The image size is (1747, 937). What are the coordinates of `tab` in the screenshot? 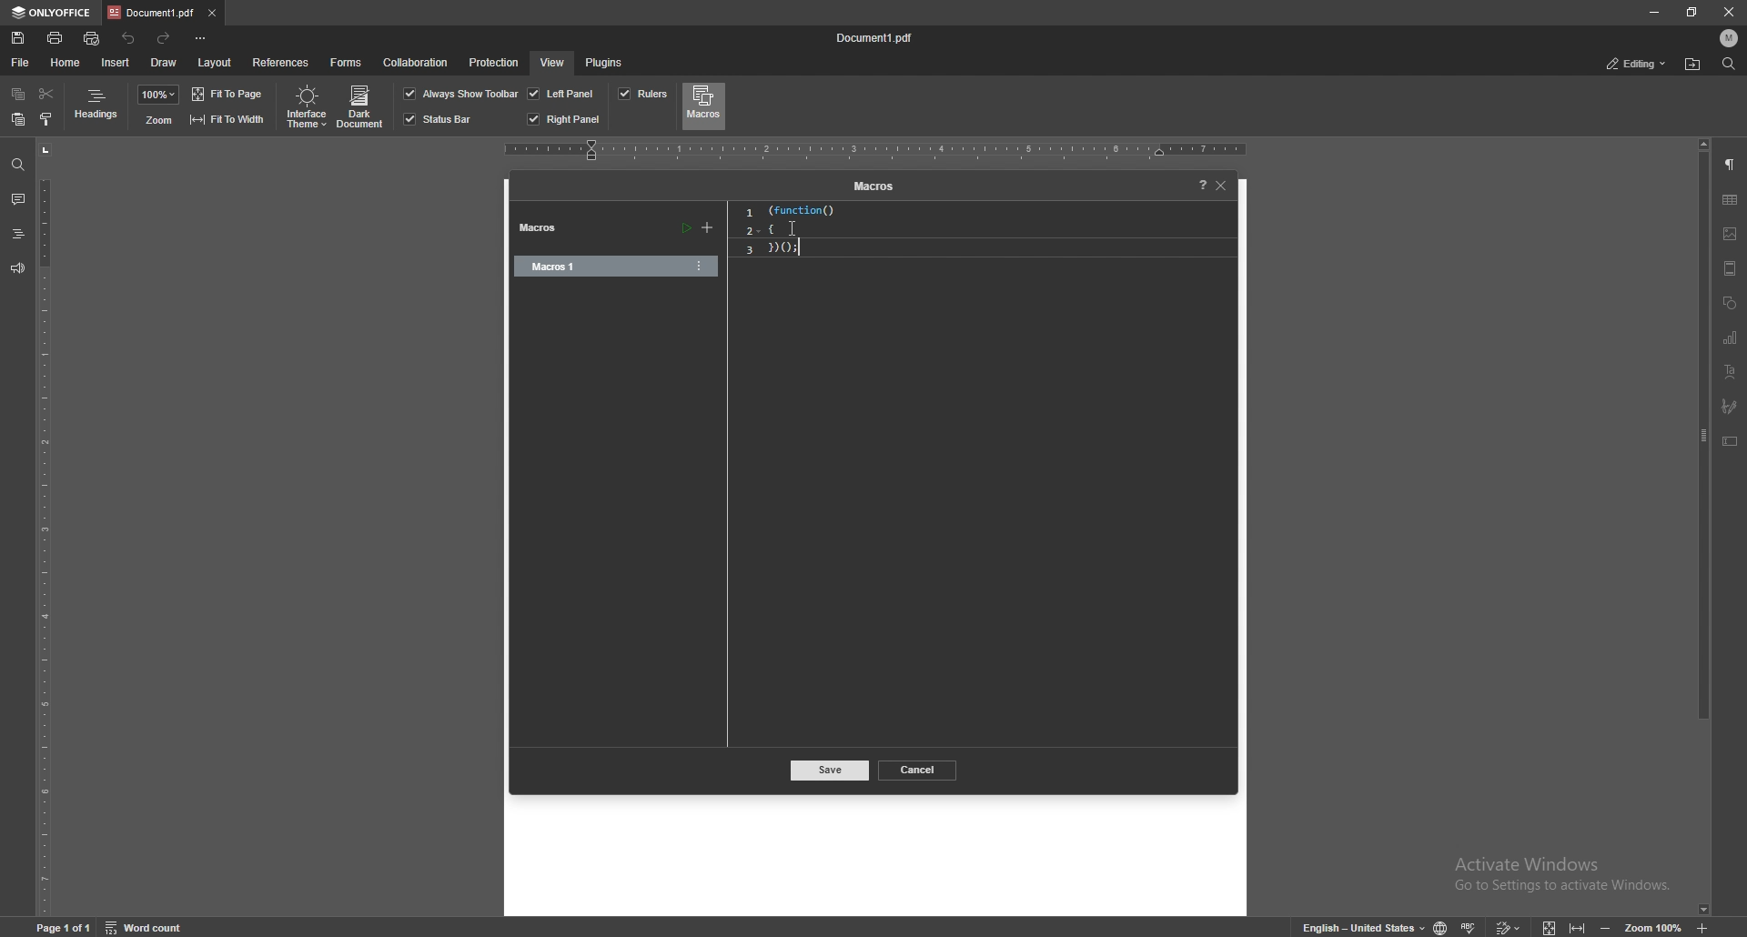 It's located at (150, 13).